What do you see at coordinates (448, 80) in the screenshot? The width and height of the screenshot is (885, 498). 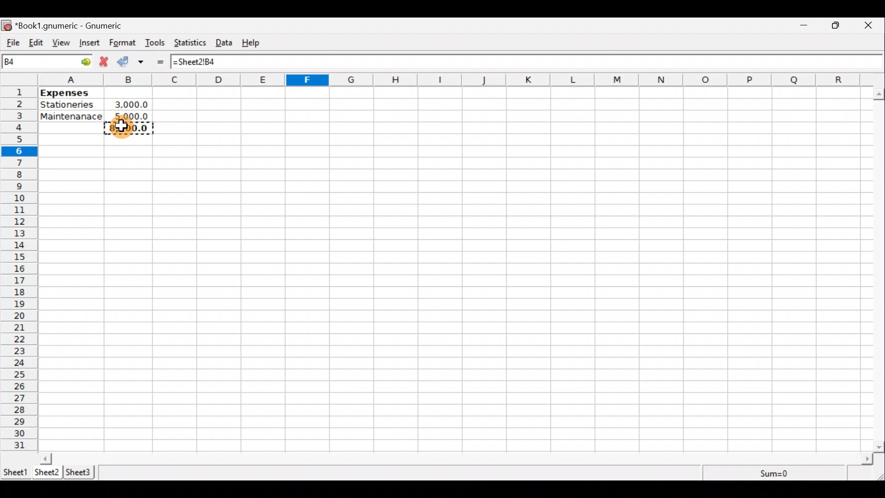 I see `alphabets row` at bounding box center [448, 80].